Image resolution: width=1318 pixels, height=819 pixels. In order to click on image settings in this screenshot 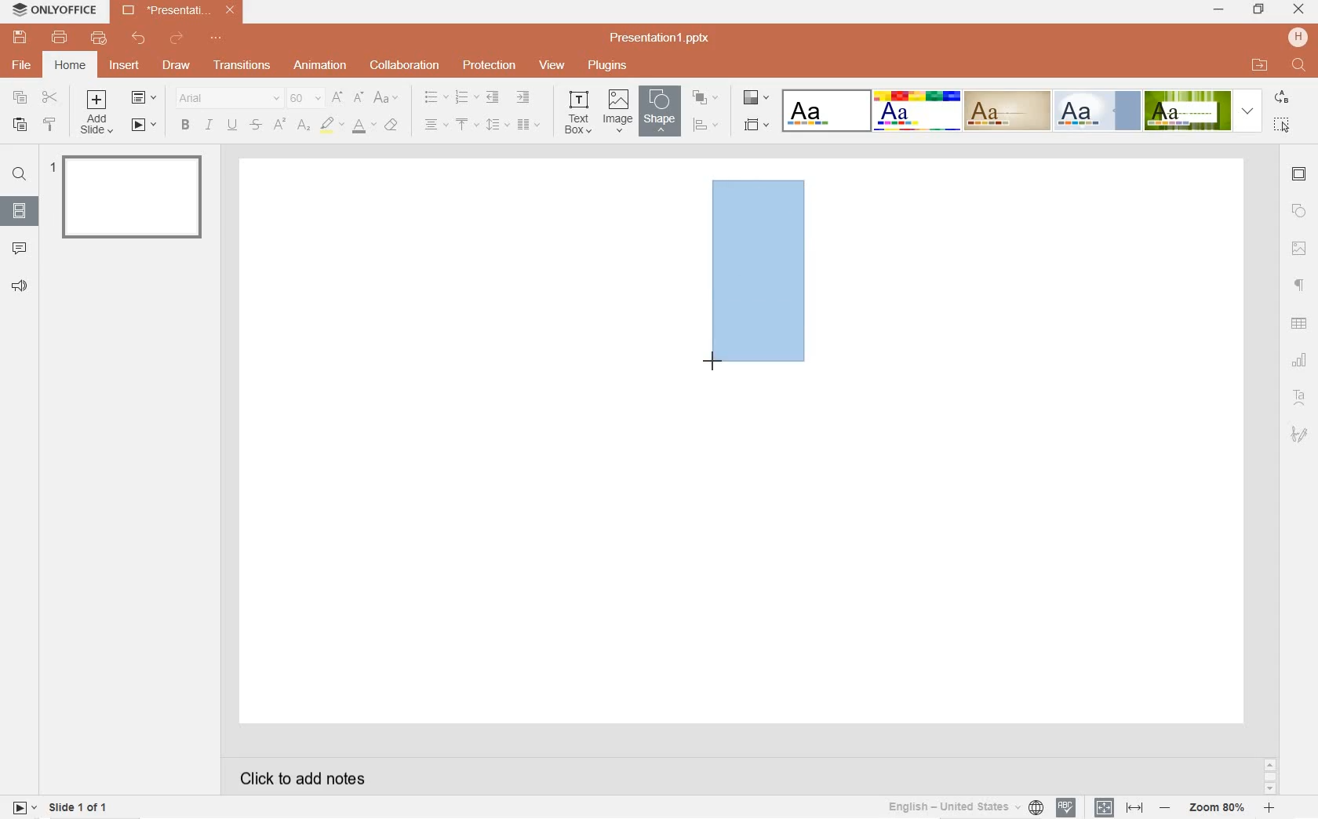, I will do `click(1299, 249)`.